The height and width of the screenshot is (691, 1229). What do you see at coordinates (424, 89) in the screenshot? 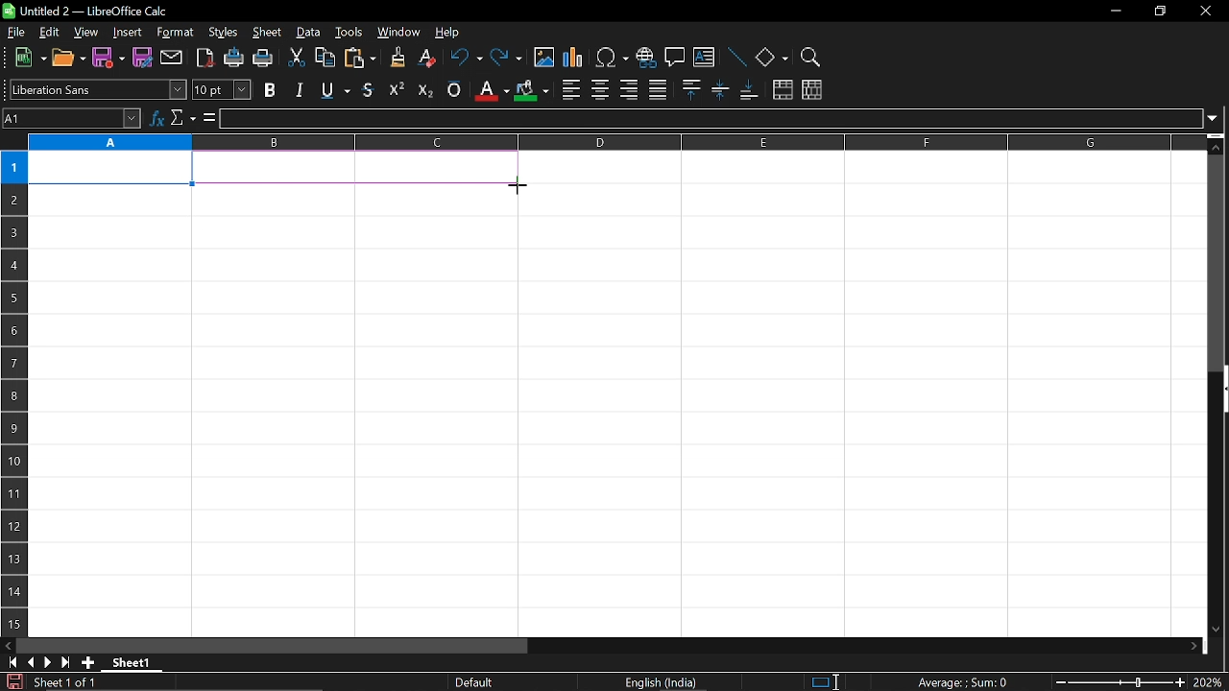
I see `subscript` at bounding box center [424, 89].